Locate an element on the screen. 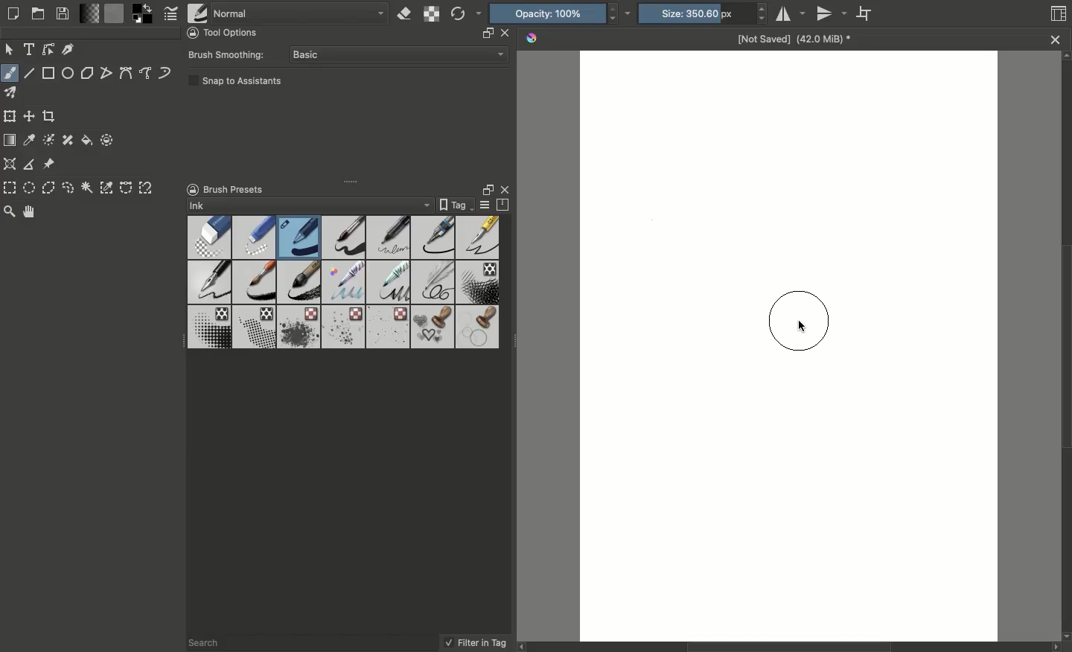  Ellipse is located at coordinates (68, 72).